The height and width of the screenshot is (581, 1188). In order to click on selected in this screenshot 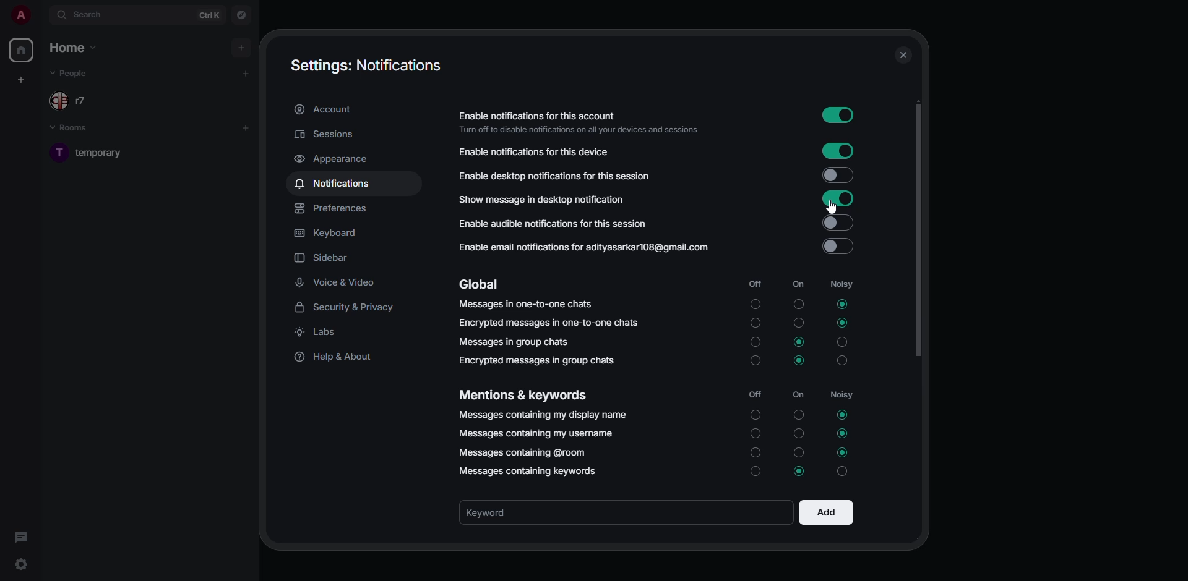, I will do `click(841, 323)`.